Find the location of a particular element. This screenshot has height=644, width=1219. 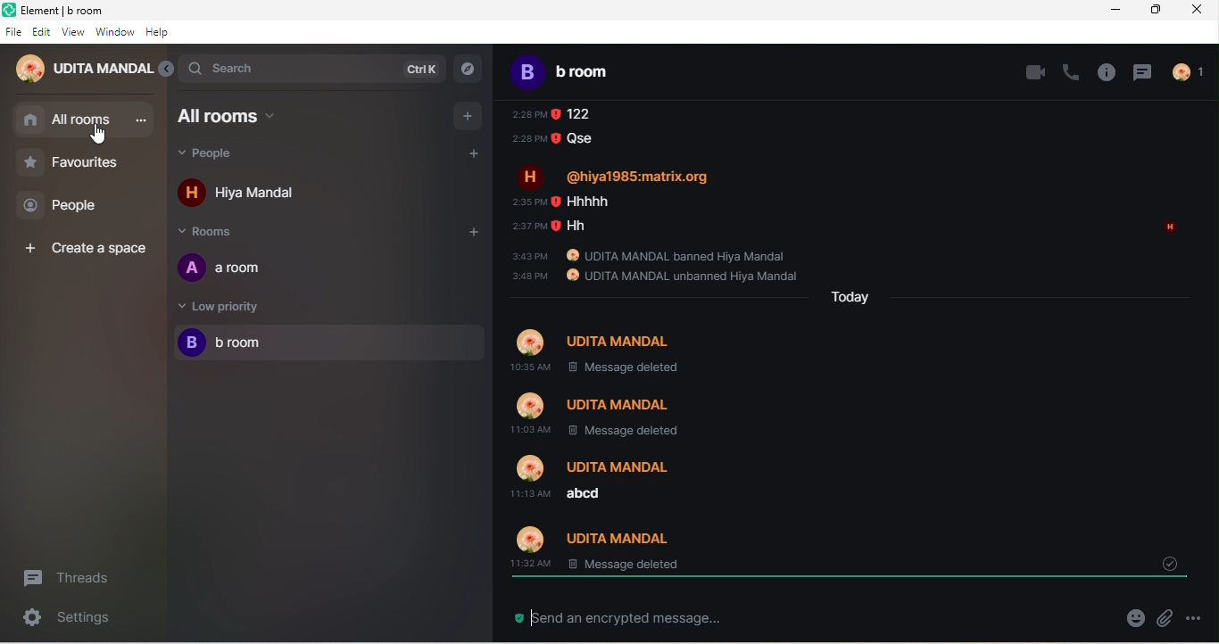

Element| b room is located at coordinates (83, 10).